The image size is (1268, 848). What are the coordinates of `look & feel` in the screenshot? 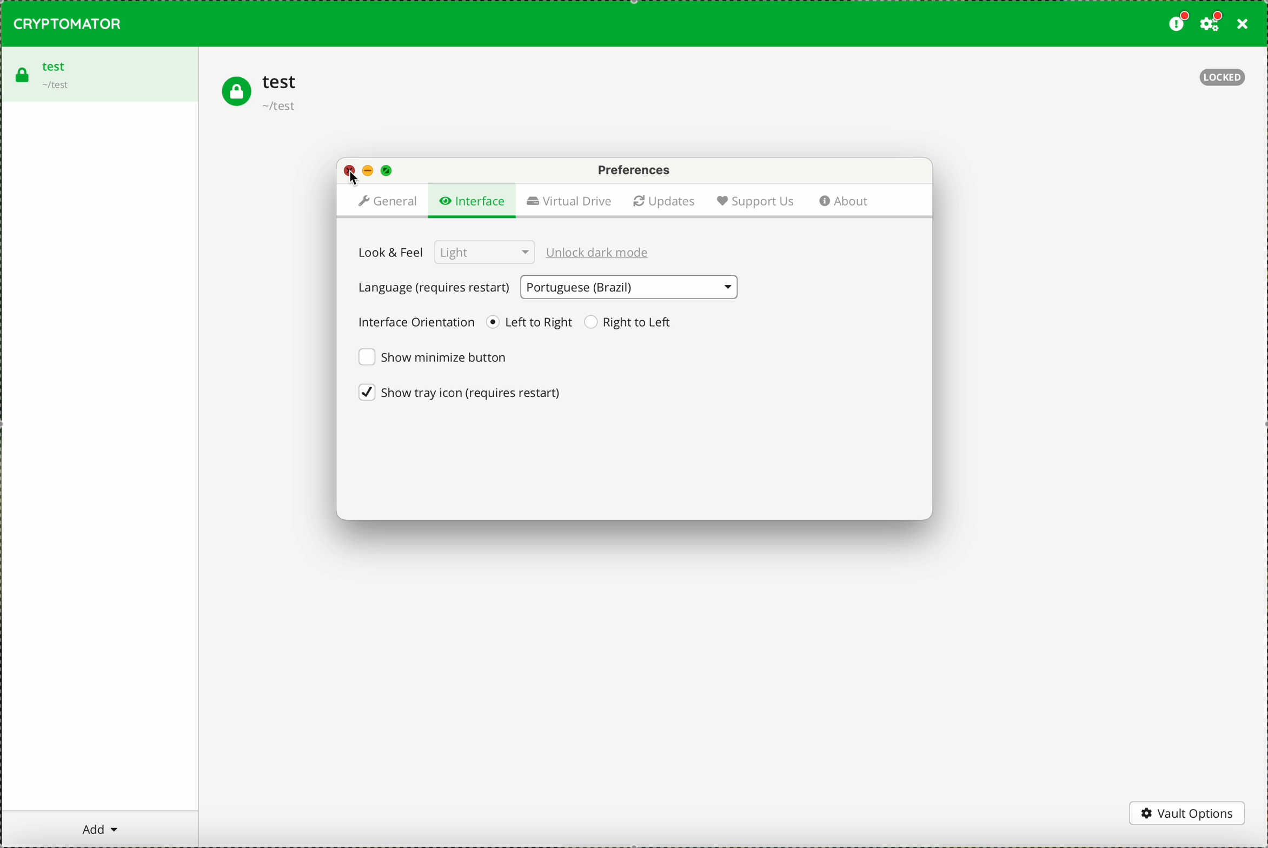 It's located at (443, 253).